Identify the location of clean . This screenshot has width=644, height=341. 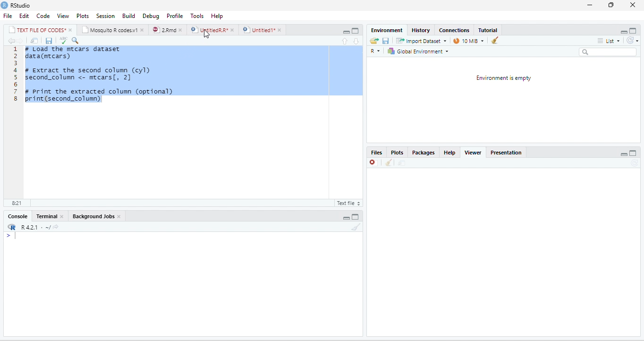
(389, 163).